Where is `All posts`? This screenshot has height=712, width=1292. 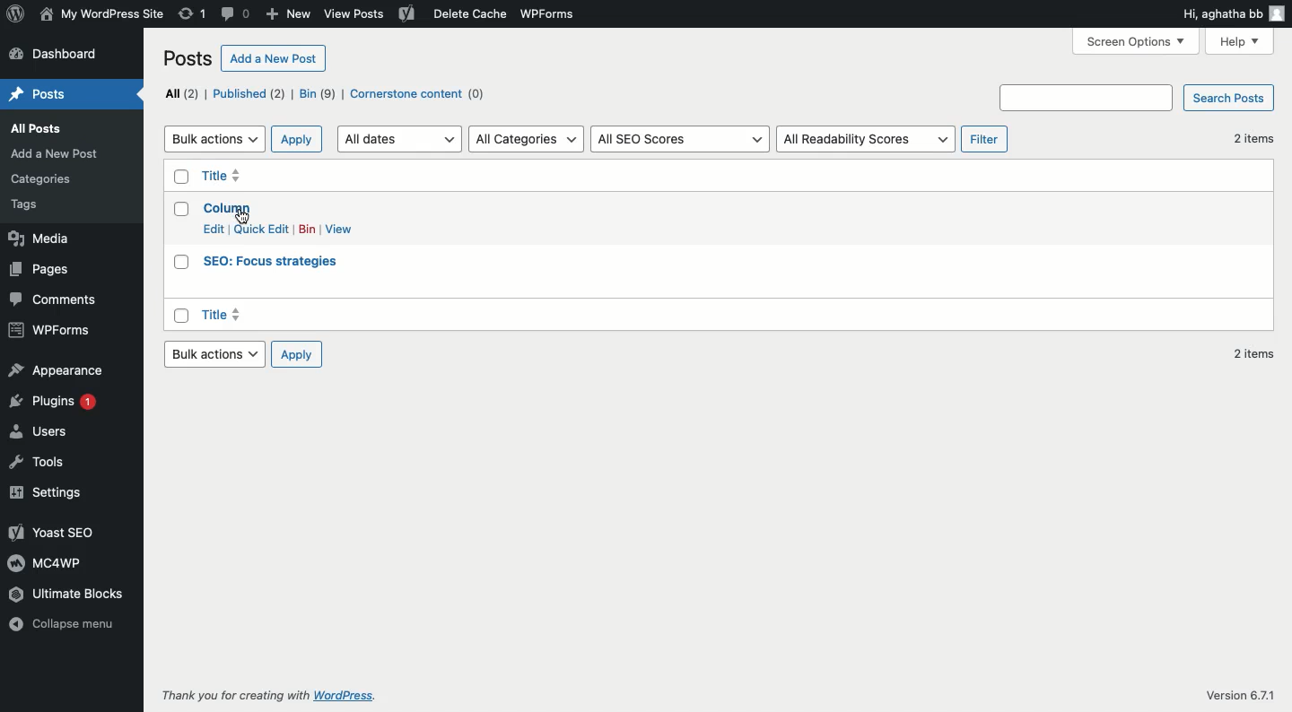
All posts is located at coordinates (41, 130).